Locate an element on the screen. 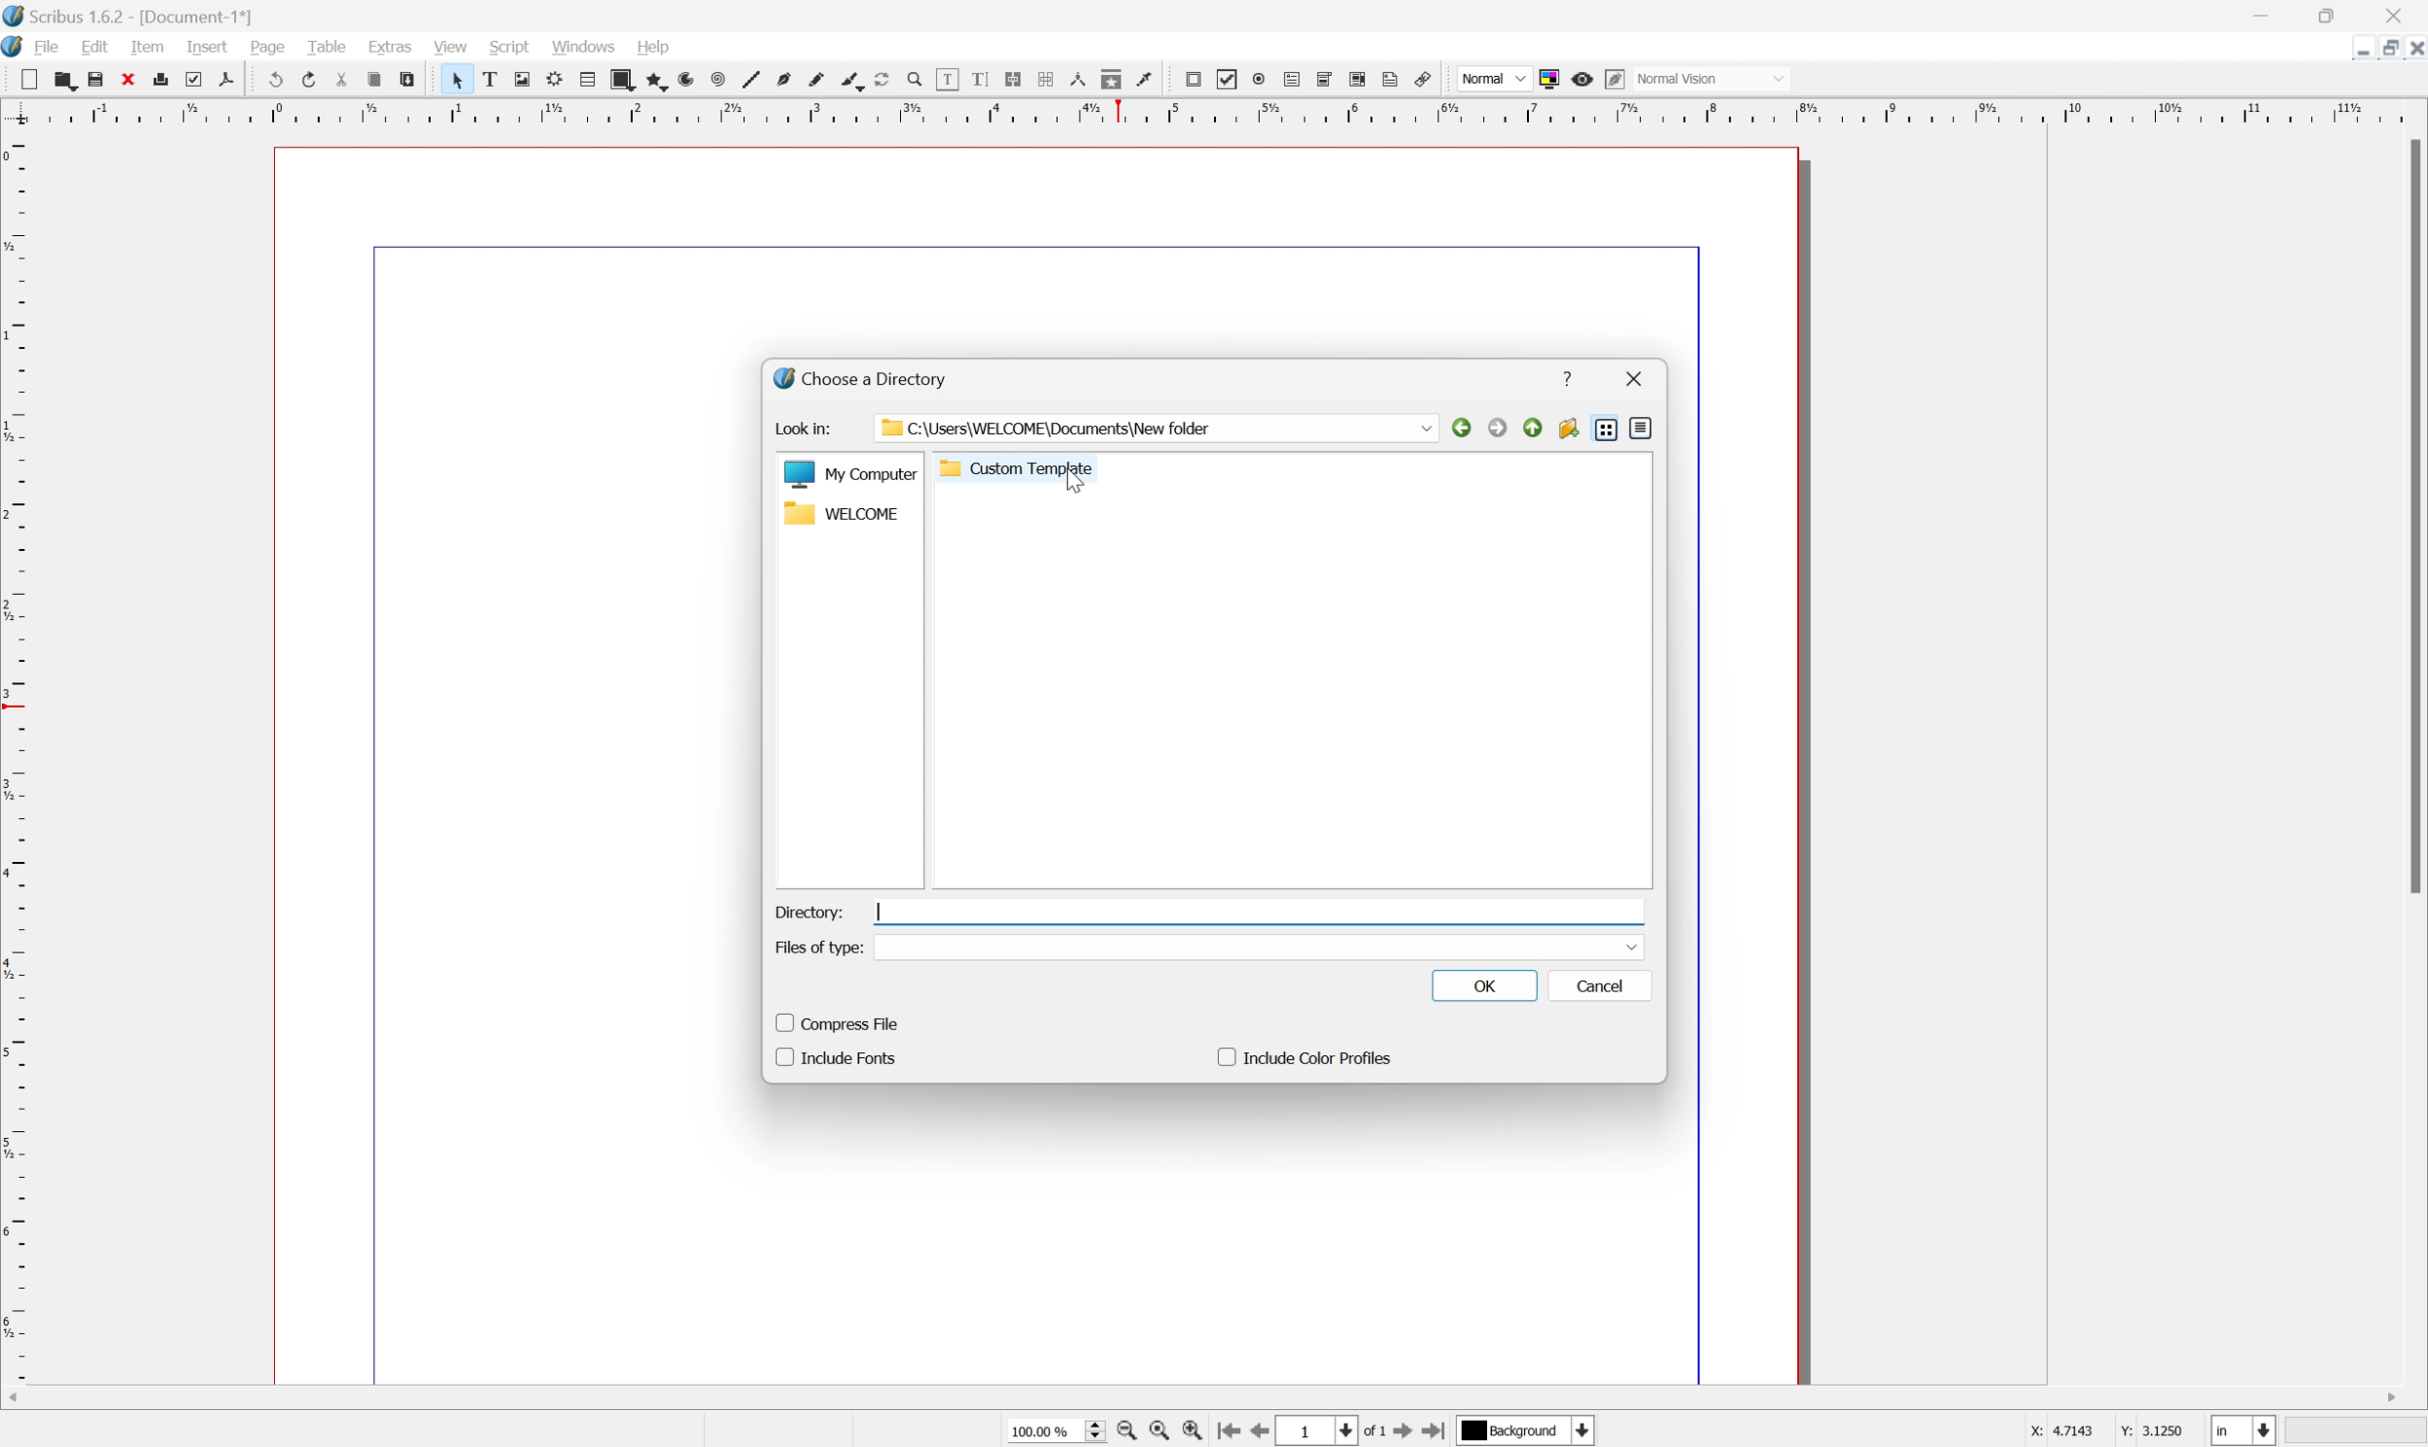  table is located at coordinates (587, 76).